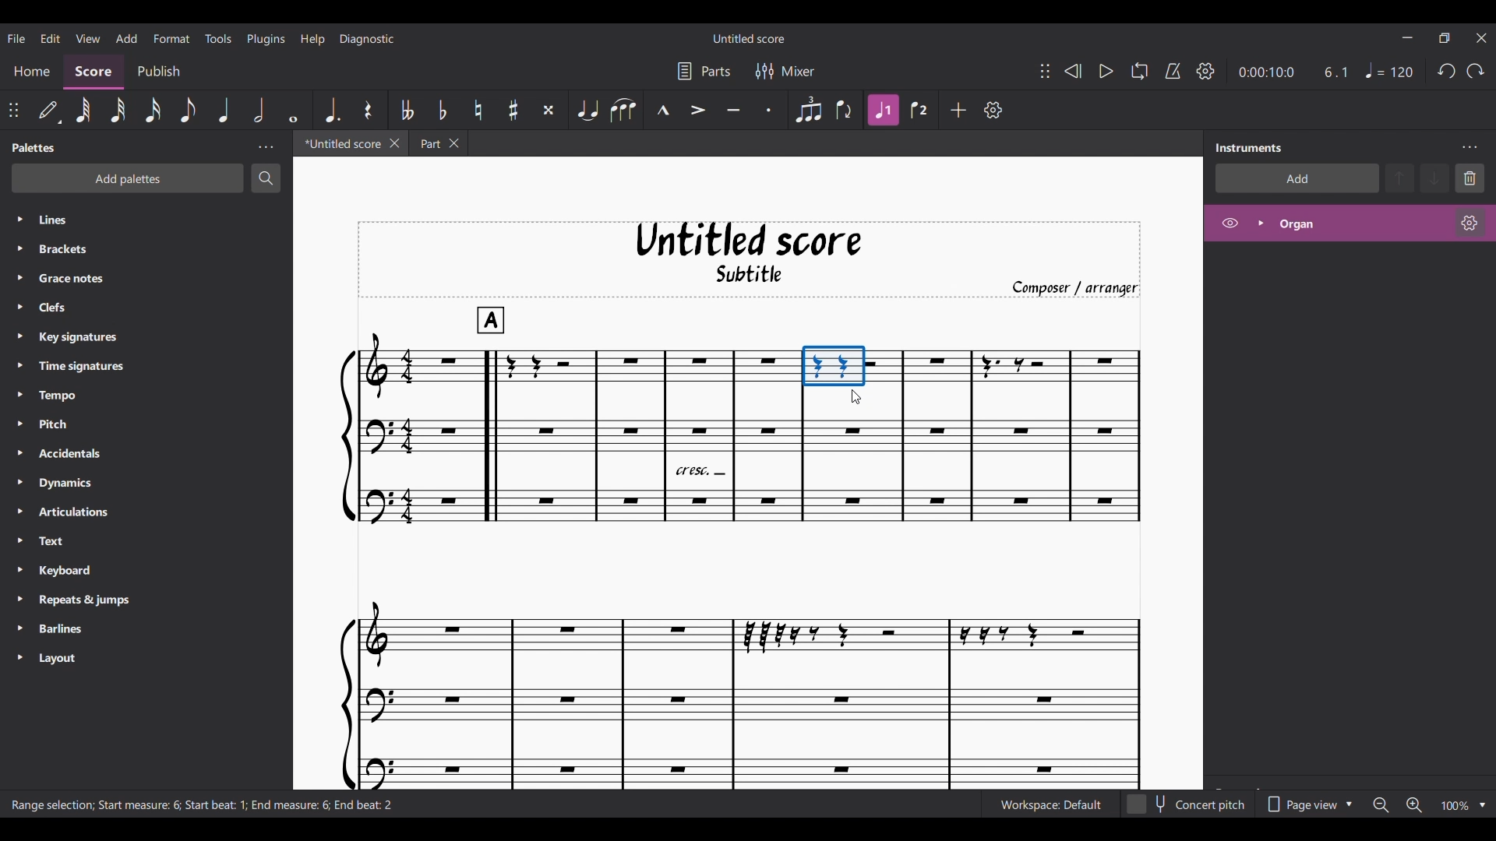 This screenshot has height=841, width=1496. I want to click on Cursor position unchanged, so click(856, 396).